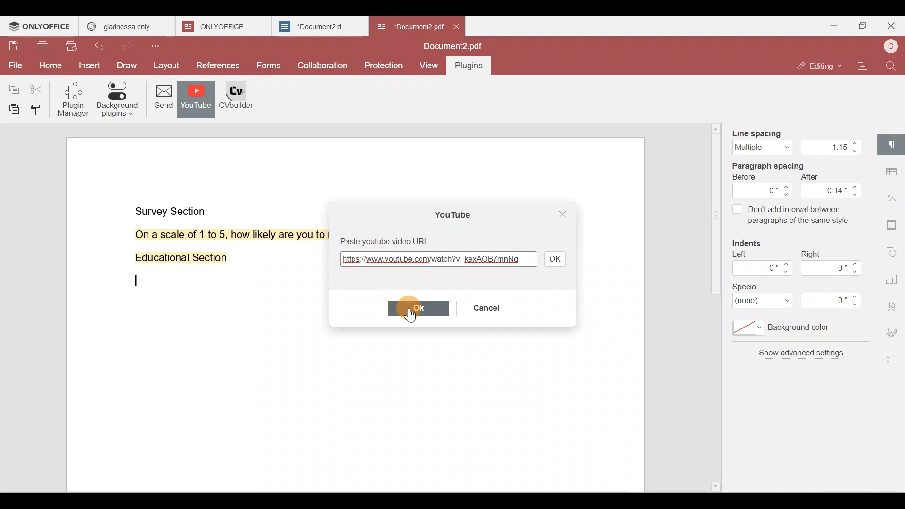  What do you see at coordinates (831, 25) in the screenshot?
I see `Minimize` at bounding box center [831, 25].